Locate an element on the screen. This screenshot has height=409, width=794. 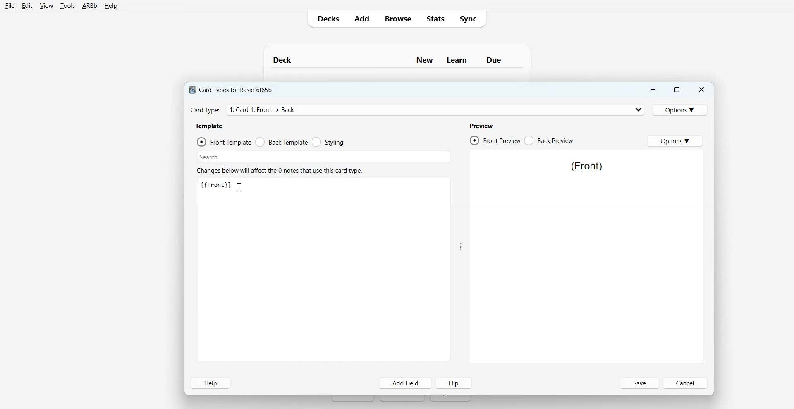
Cancel is located at coordinates (686, 383).